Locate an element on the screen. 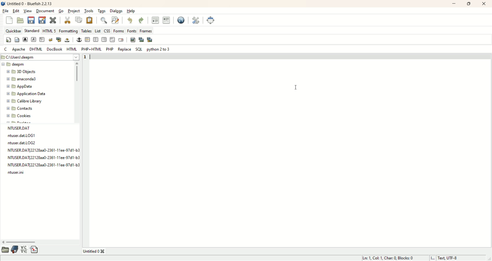 Image resolution: width=492 pixels, height=261 pixels. save all file is located at coordinates (42, 21).